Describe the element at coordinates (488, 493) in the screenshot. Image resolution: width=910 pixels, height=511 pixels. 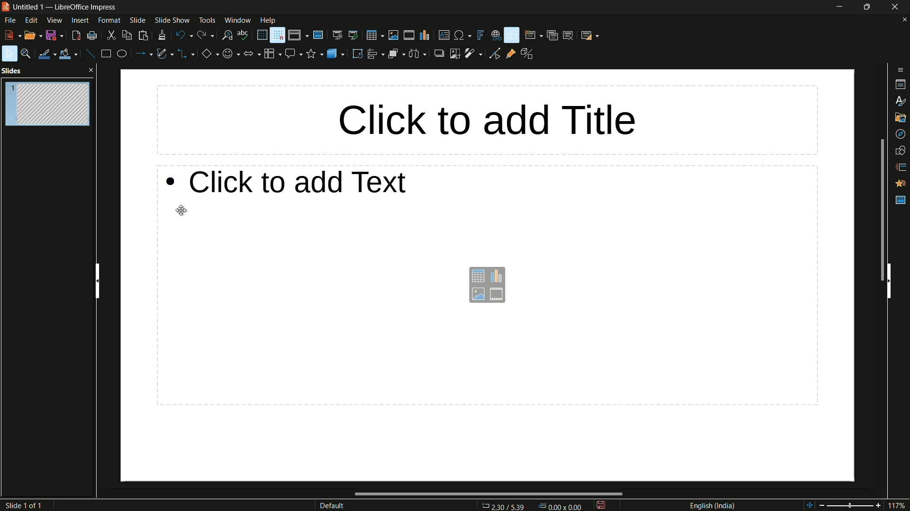
I see `scroll bar` at that location.